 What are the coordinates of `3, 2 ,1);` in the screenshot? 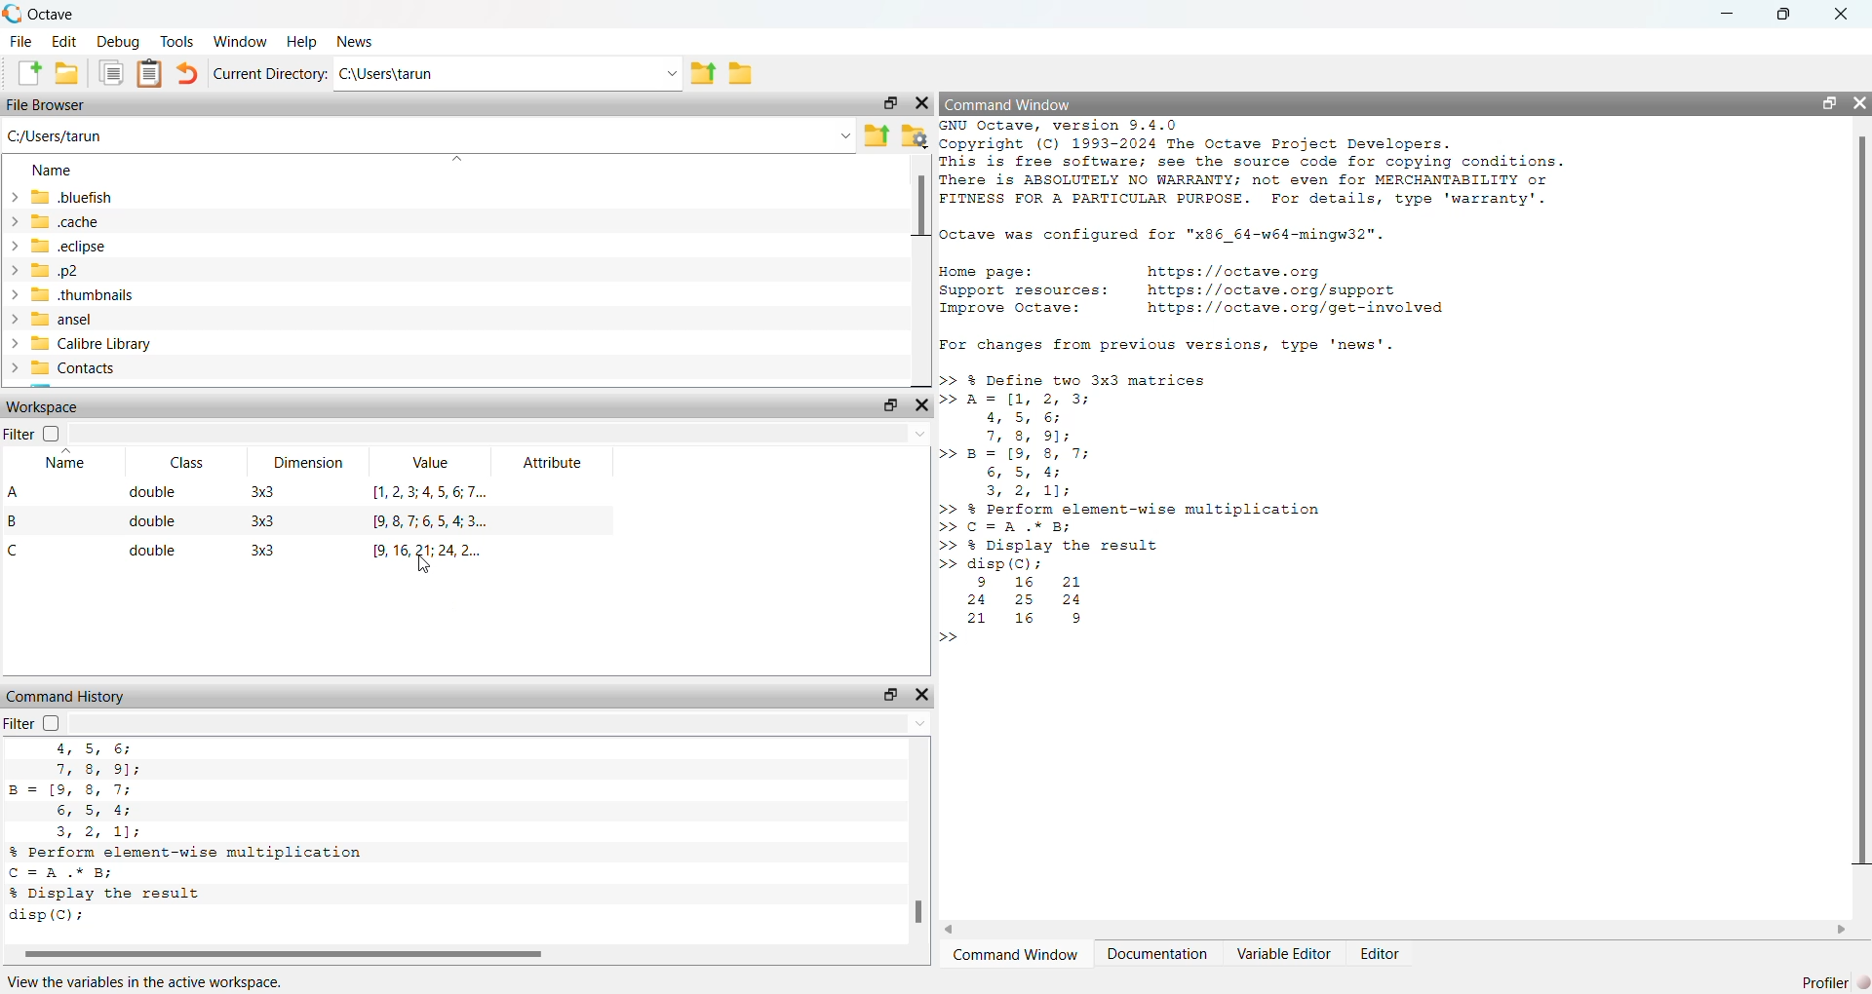 It's located at (102, 831).